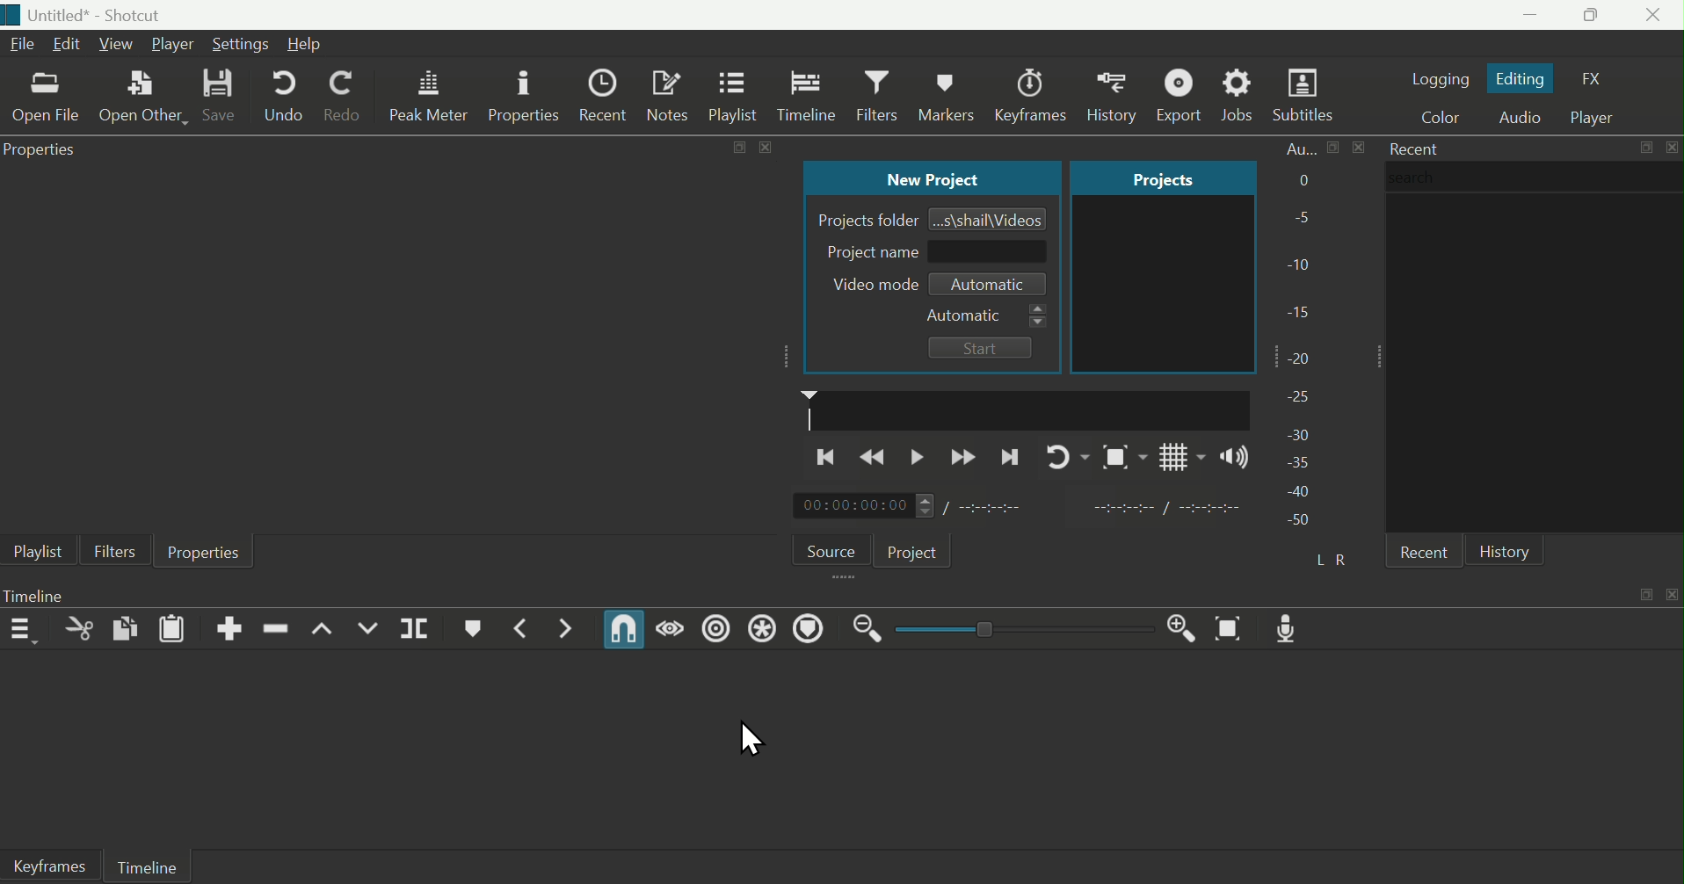 The image size is (1684, 884). Describe the element at coordinates (864, 219) in the screenshot. I see `Projects folder` at that location.